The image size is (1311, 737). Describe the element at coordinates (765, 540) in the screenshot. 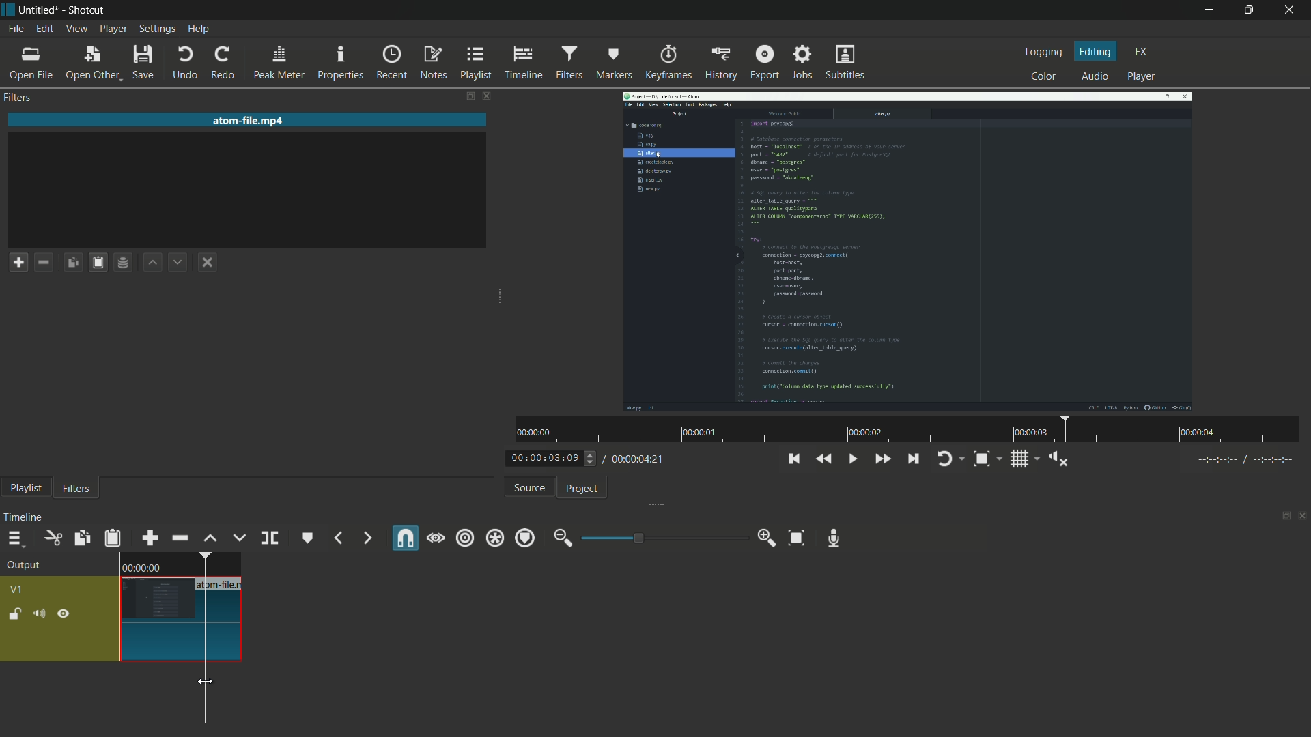

I see `zoom in` at that location.